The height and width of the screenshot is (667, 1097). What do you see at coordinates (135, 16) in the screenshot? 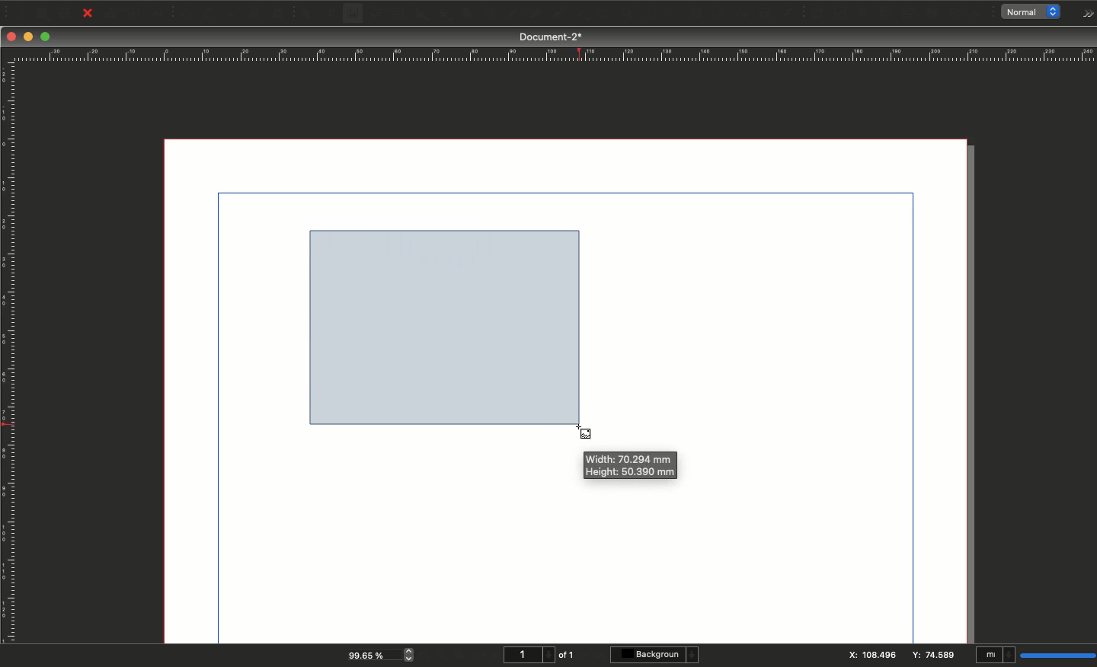
I see `Preflight verifier` at bounding box center [135, 16].